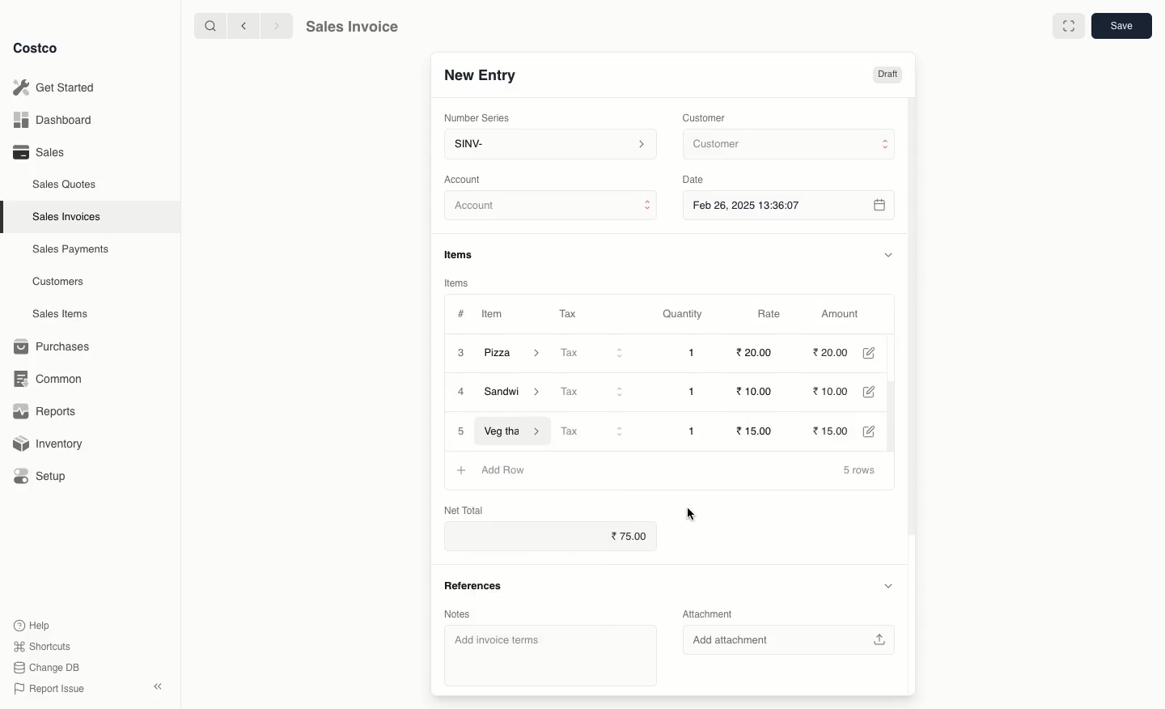 Image resolution: width=1165 pixels, height=709 pixels. I want to click on Get Started, so click(53, 87).